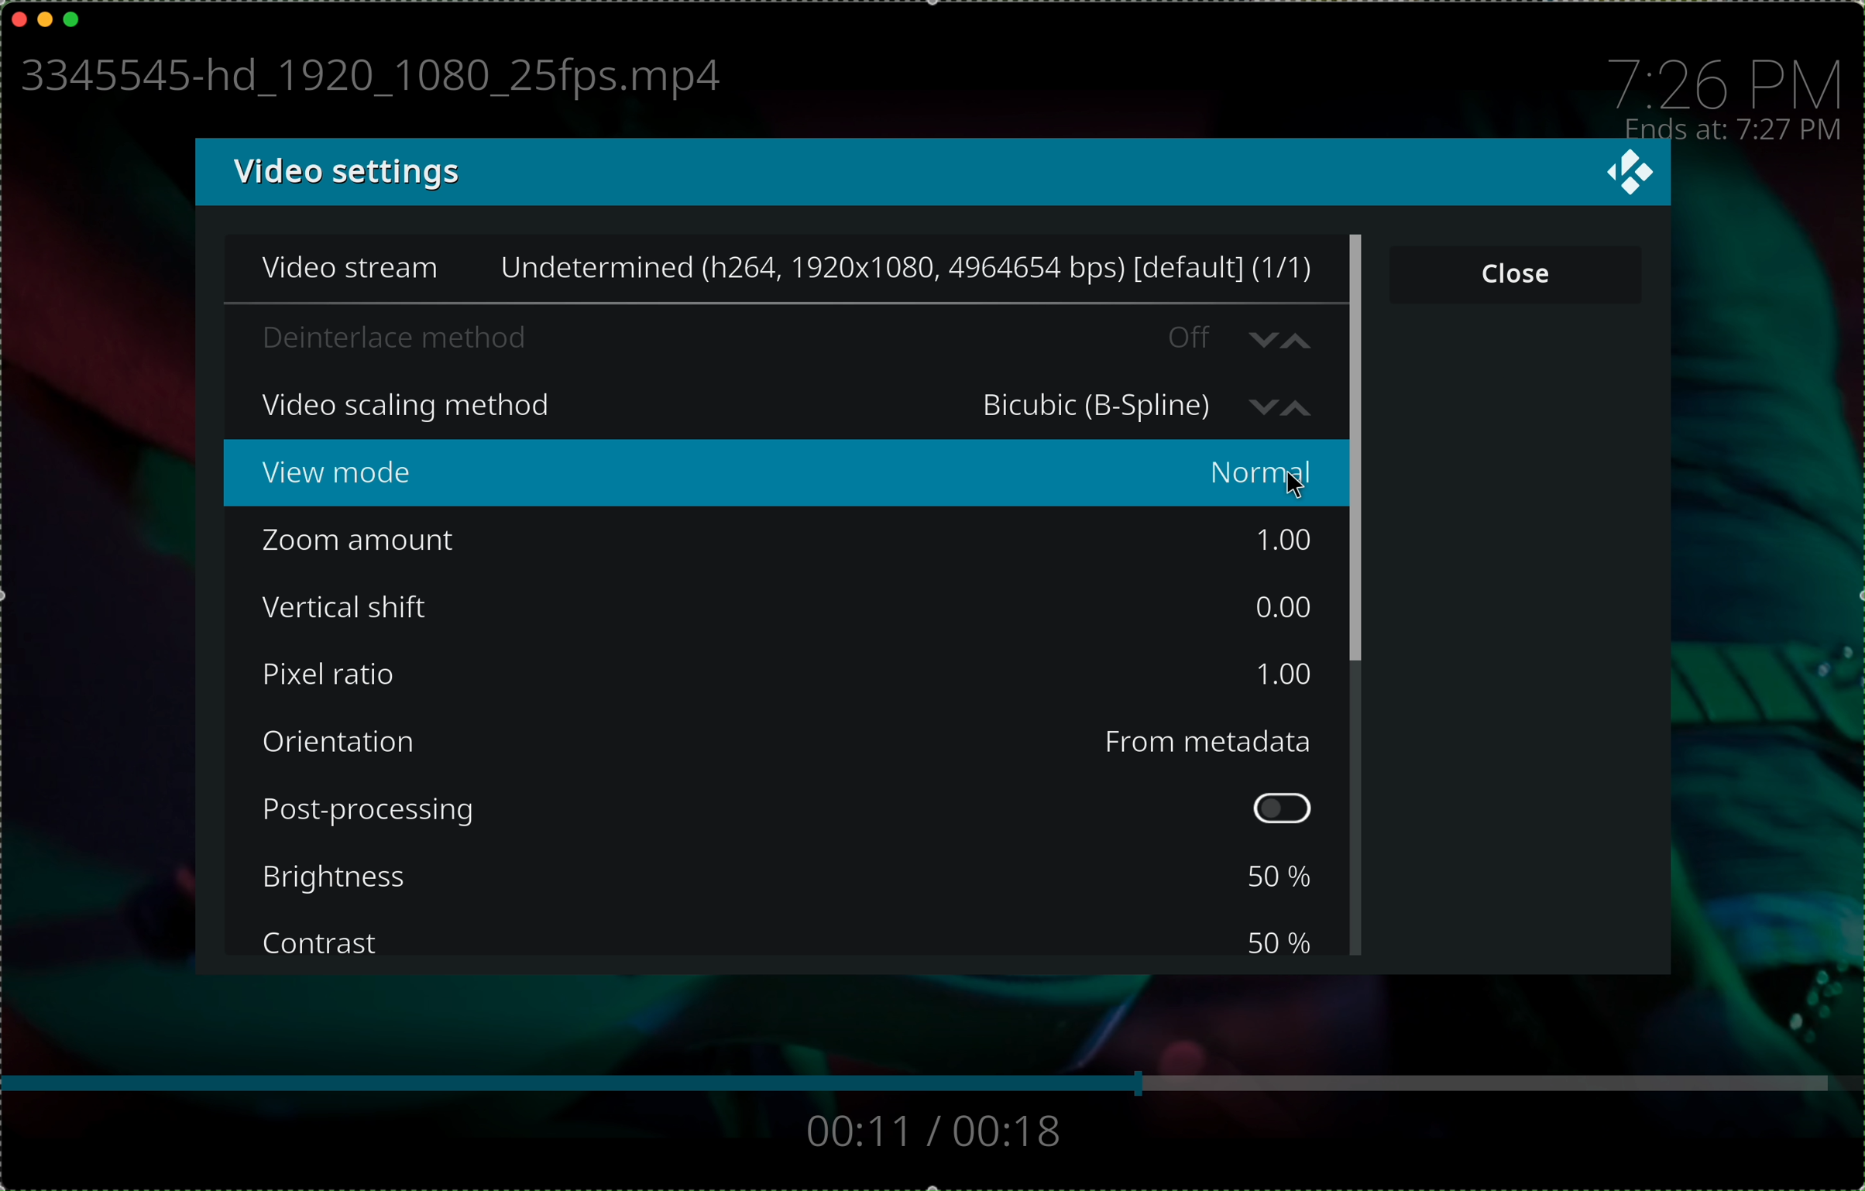 This screenshot has width=1865, height=1191. What do you see at coordinates (1279, 540) in the screenshot?
I see `1.00` at bounding box center [1279, 540].